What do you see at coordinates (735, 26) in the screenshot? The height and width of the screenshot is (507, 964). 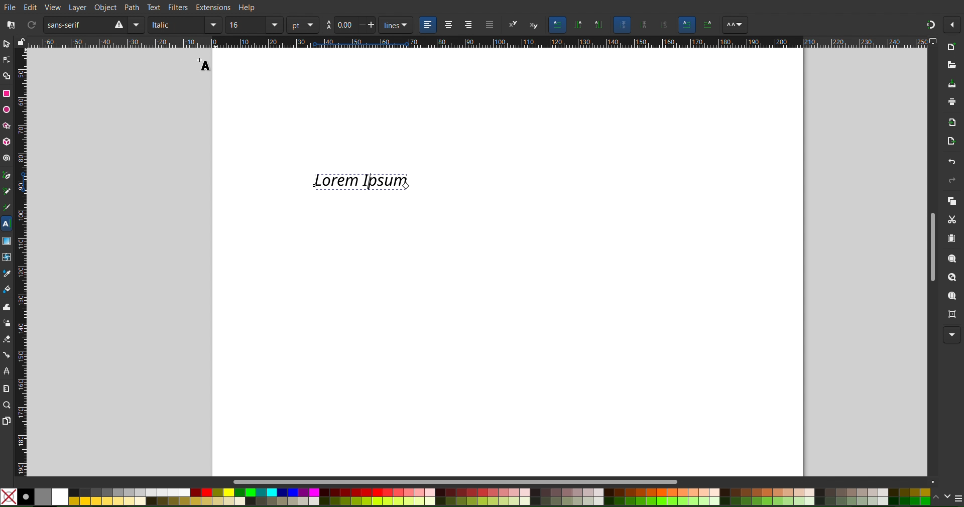 I see `AA` at bounding box center [735, 26].